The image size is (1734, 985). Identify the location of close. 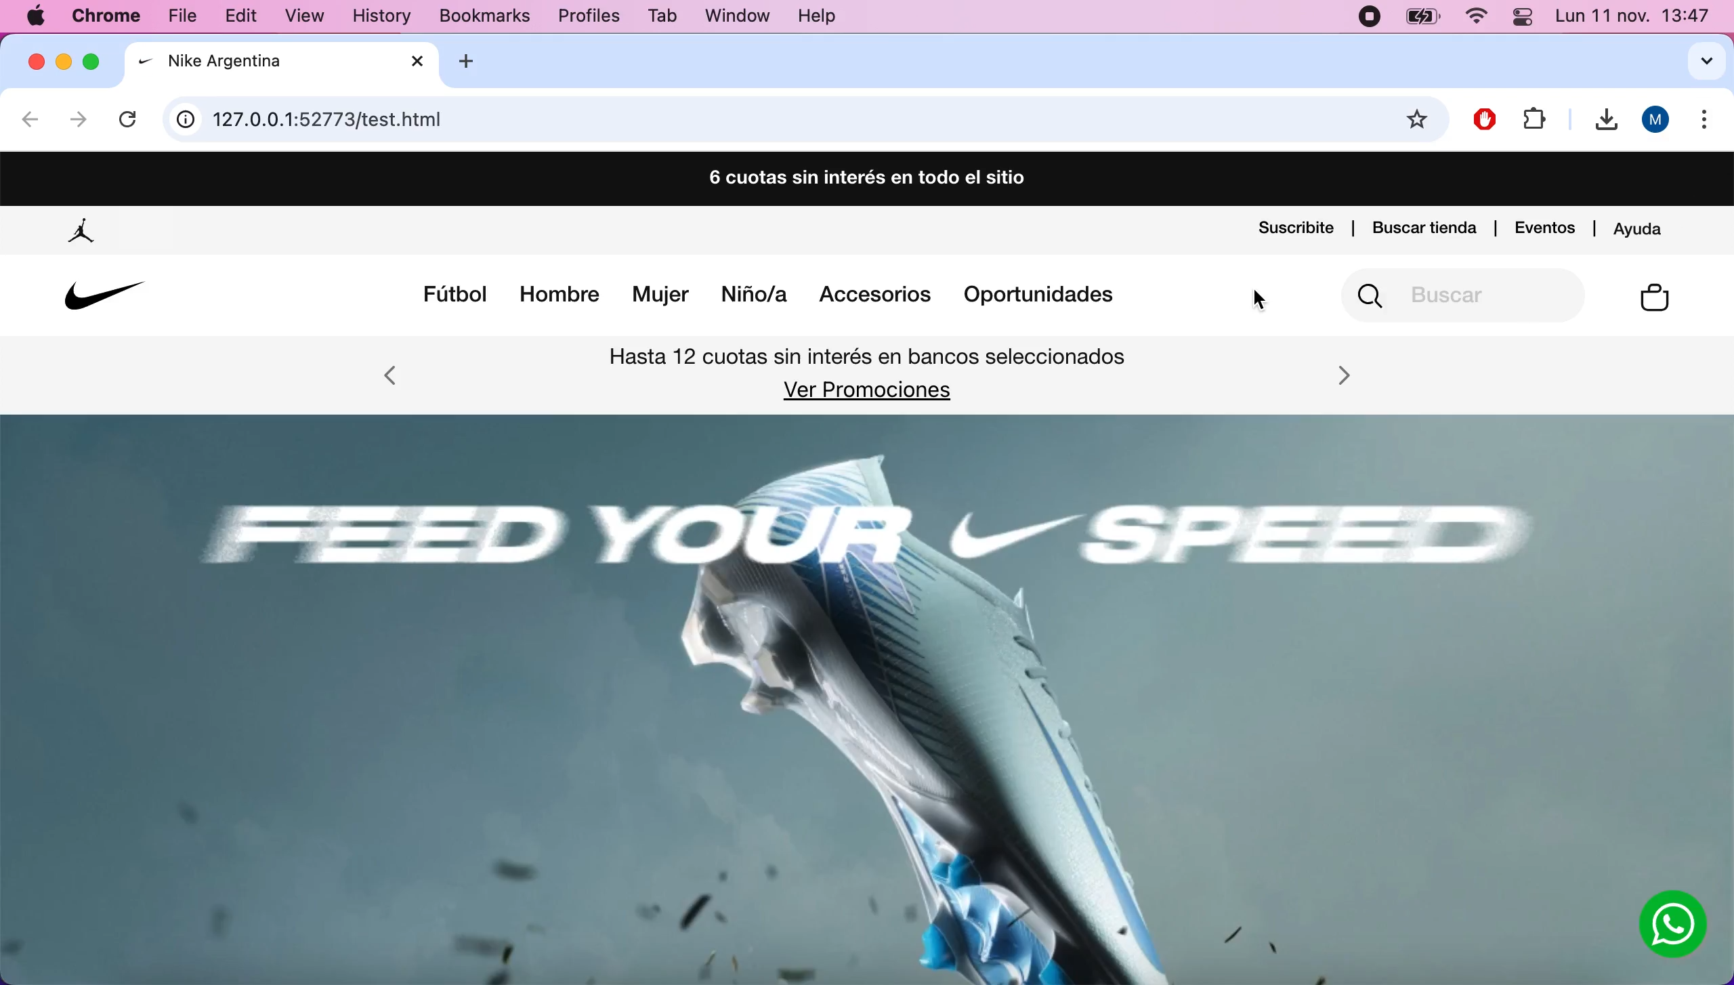
(36, 61).